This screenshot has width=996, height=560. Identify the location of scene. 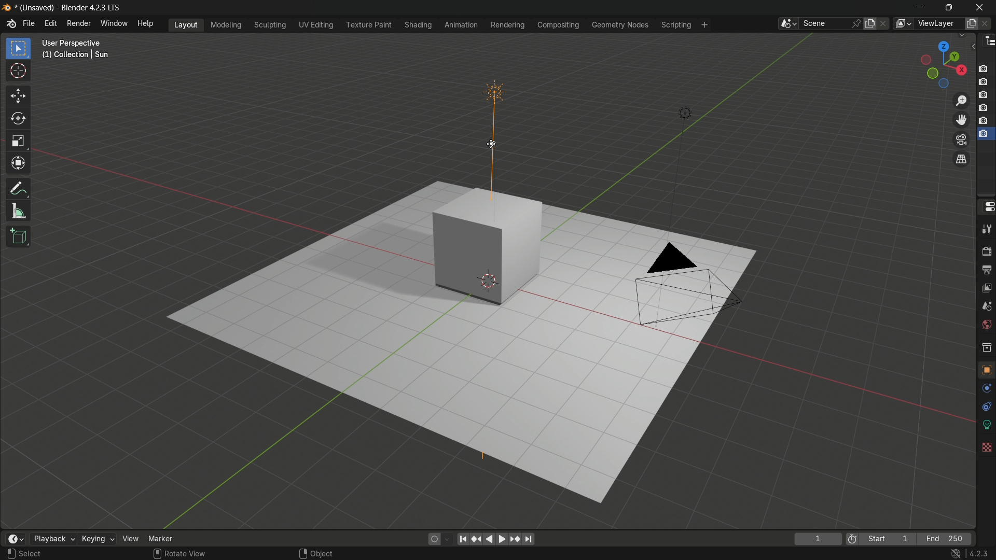
(988, 306).